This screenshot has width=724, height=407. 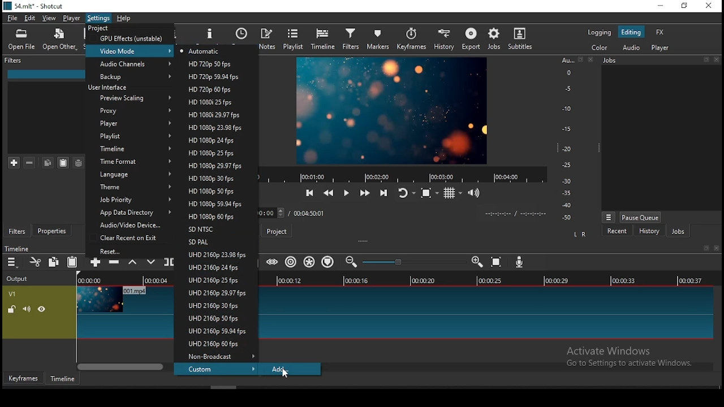 What do you see at coordinates (291, 262) in the screenshot?
I see `ripple` at bounding box center [291, 262].